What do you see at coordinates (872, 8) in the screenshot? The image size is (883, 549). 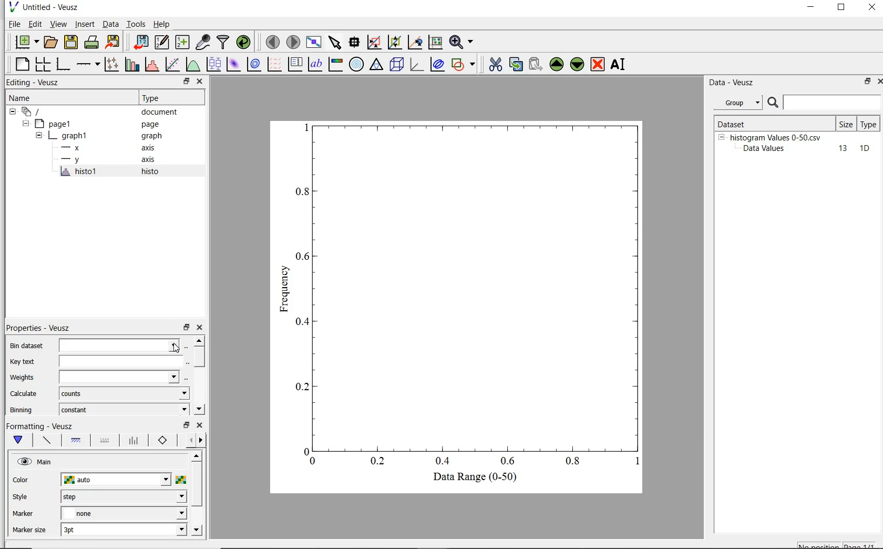 I see `close` at bounding box center [872, 8].